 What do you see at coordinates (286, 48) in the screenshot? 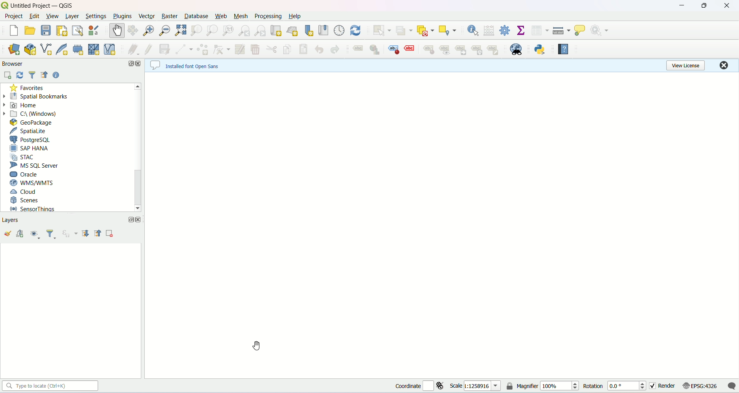
I see `copy` at bounding box center [286, 48].